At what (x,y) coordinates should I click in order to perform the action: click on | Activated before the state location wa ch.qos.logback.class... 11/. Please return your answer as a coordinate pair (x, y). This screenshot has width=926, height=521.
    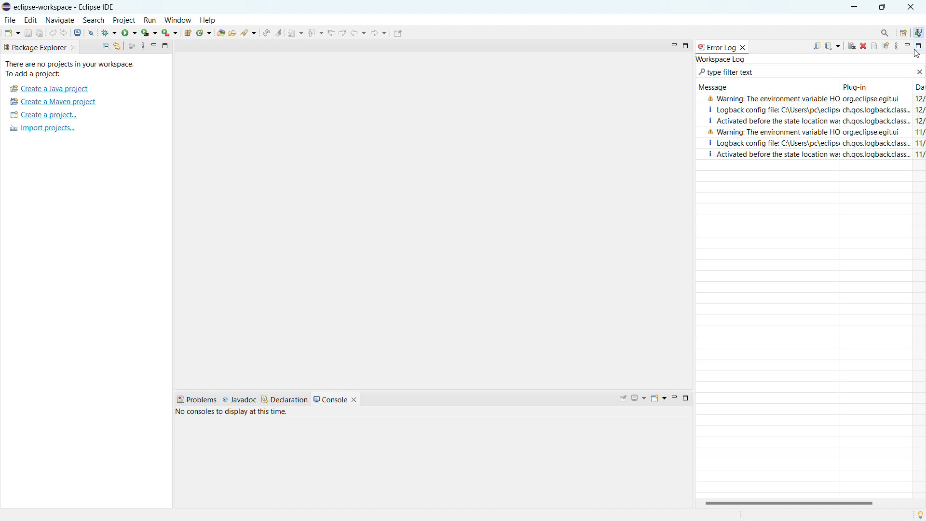
    Looking at the image, I should click on (808, 155).